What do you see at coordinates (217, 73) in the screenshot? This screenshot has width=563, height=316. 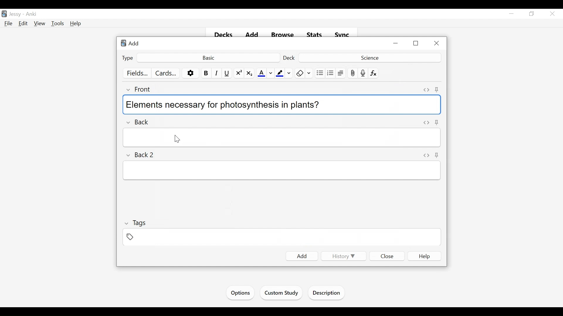 I see `Italics` at bounding box center [217, 73].